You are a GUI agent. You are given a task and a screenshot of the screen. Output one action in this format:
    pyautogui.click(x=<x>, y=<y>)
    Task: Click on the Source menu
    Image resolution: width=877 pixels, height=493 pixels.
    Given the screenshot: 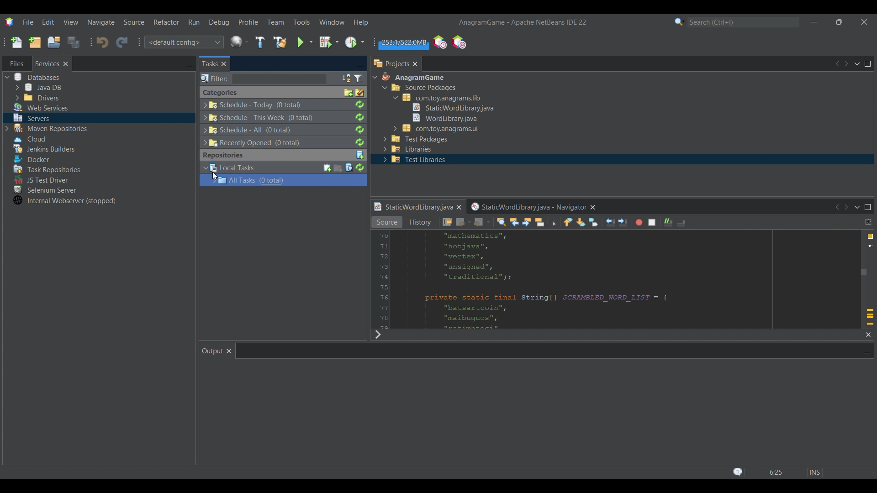 What is the action you would take?
    pyautogui.click(x=133, y=22)
    